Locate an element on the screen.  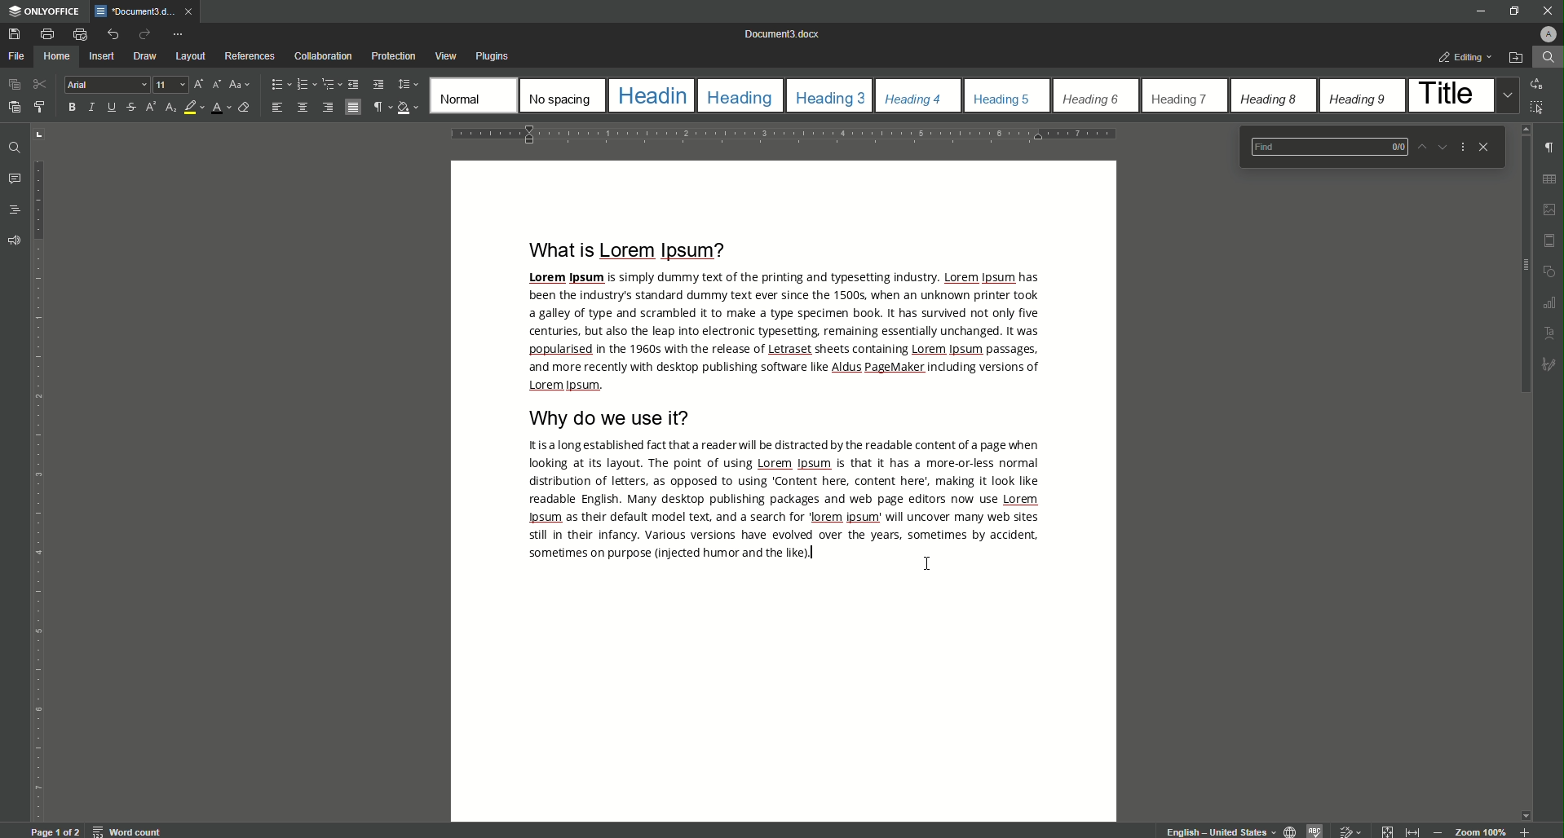
spelling check is located at coordinates (1317, 830).